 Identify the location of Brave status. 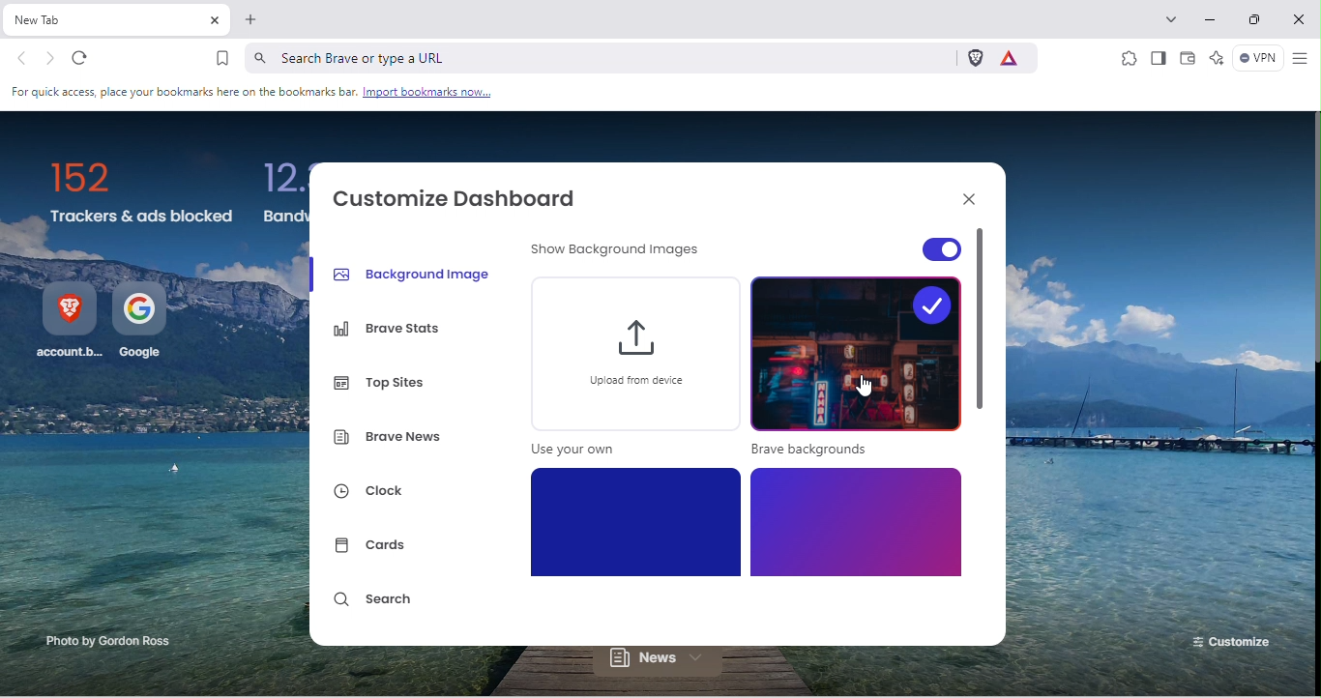
(391, 330).